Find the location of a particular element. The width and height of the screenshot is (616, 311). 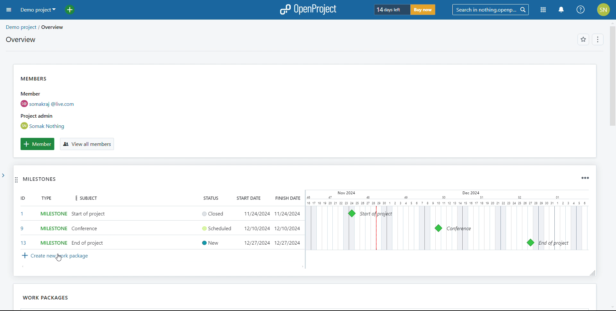

days left for trial is located at coordinates (391, 10).